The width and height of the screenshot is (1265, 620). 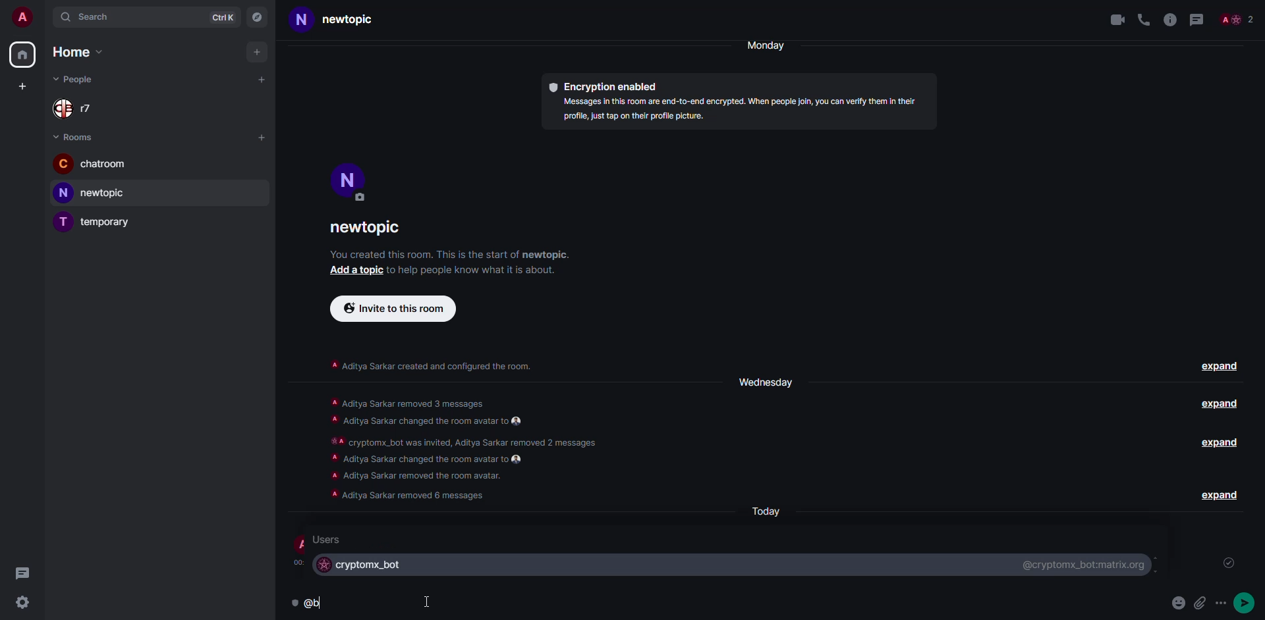 What do you see at coordinates (362, 564) in the screenshot?
I see `bot` at bounding box center [362, 564].